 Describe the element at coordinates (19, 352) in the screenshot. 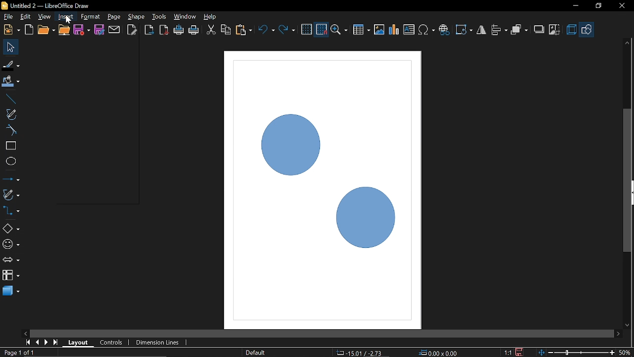

I see `Current page` at that location.